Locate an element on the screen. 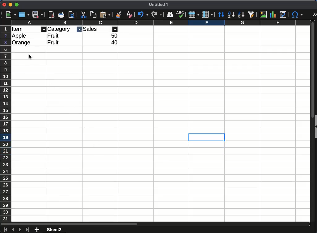  Category is located at coordinates (59, 29).